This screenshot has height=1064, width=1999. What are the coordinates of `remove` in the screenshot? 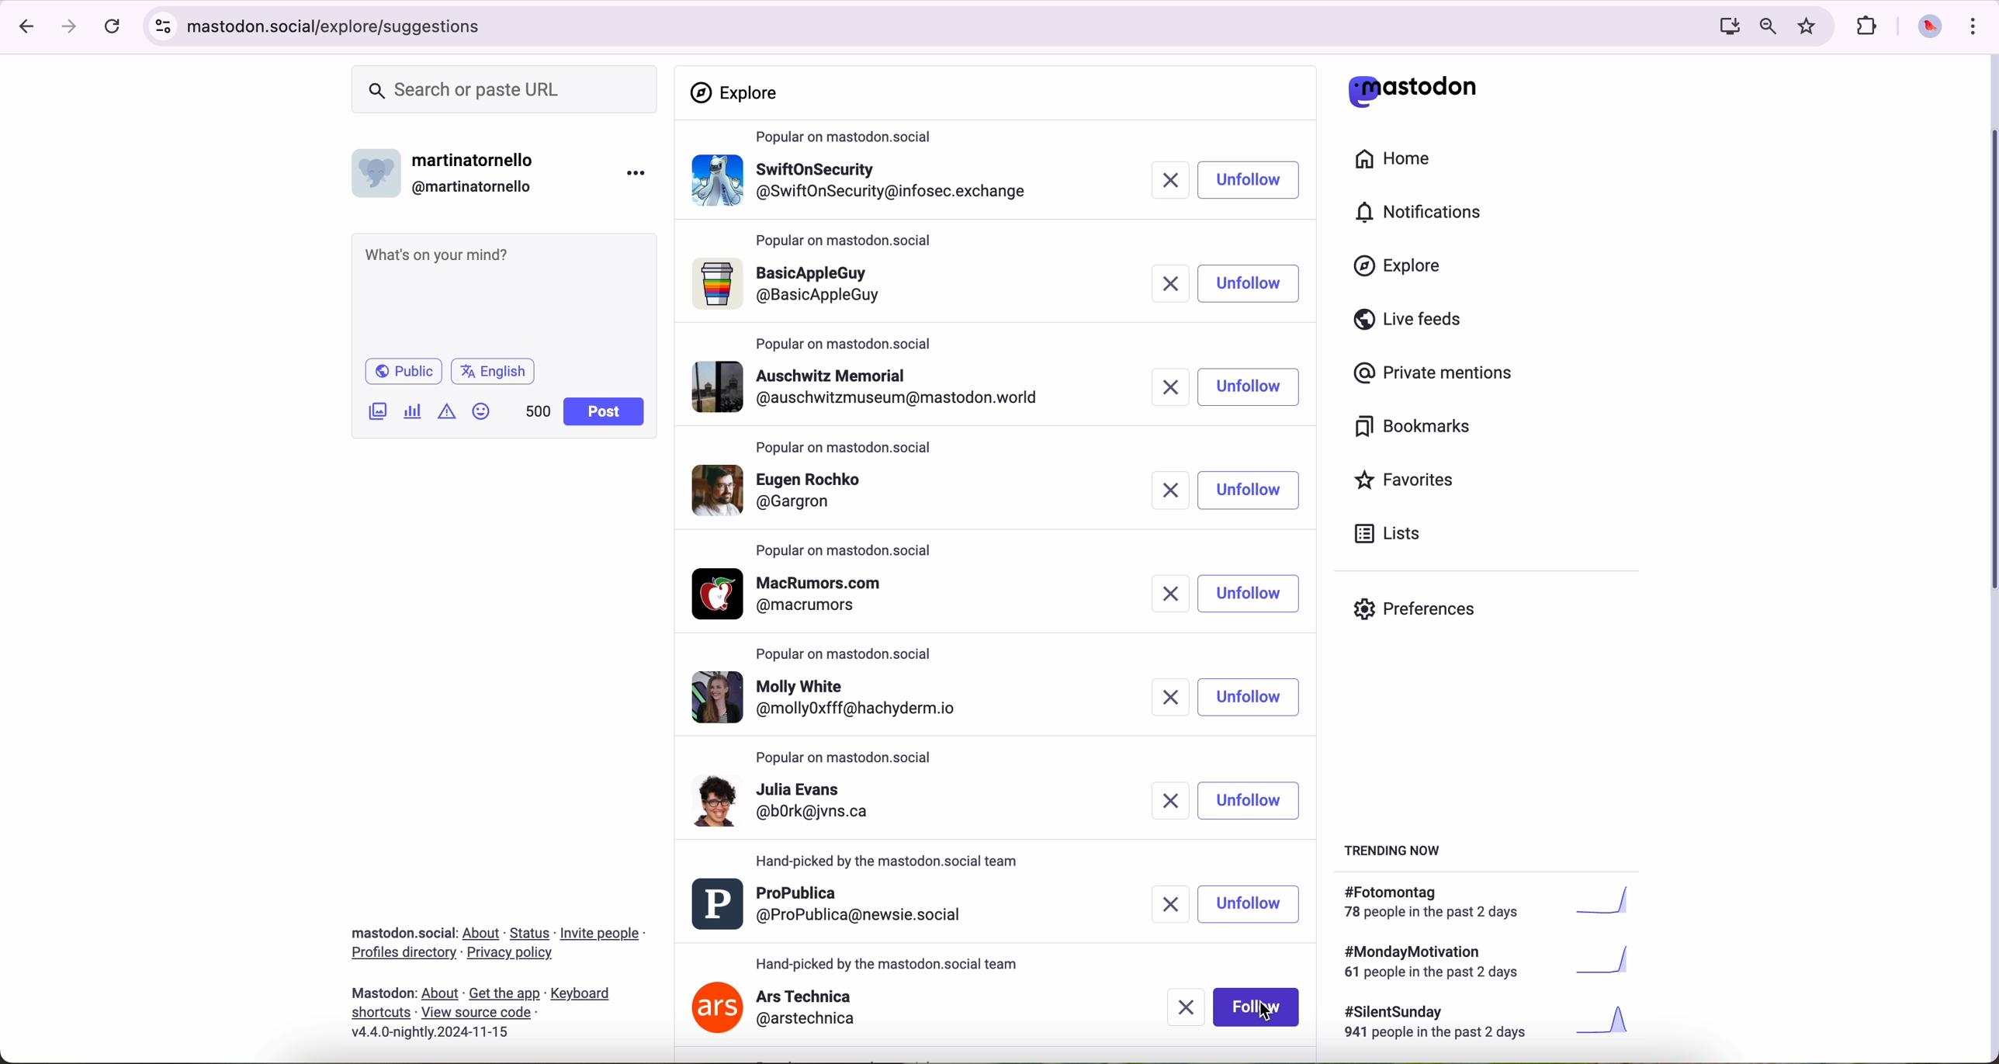 It's located at (1169, 386).